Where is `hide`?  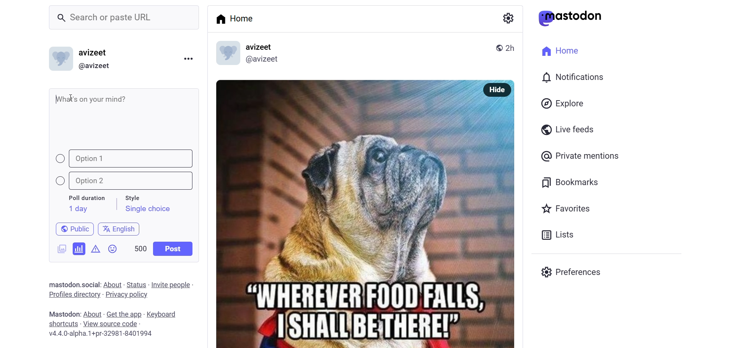
hide is located at coordinates (495, 90).